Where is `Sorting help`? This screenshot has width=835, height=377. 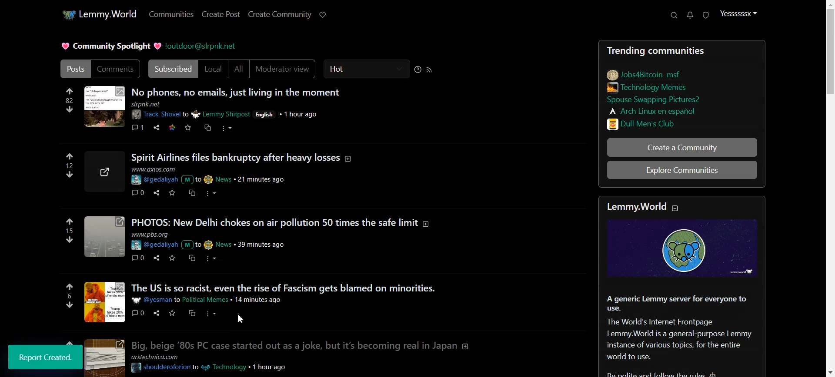 Sorting help is located at coordinates (418, 69).